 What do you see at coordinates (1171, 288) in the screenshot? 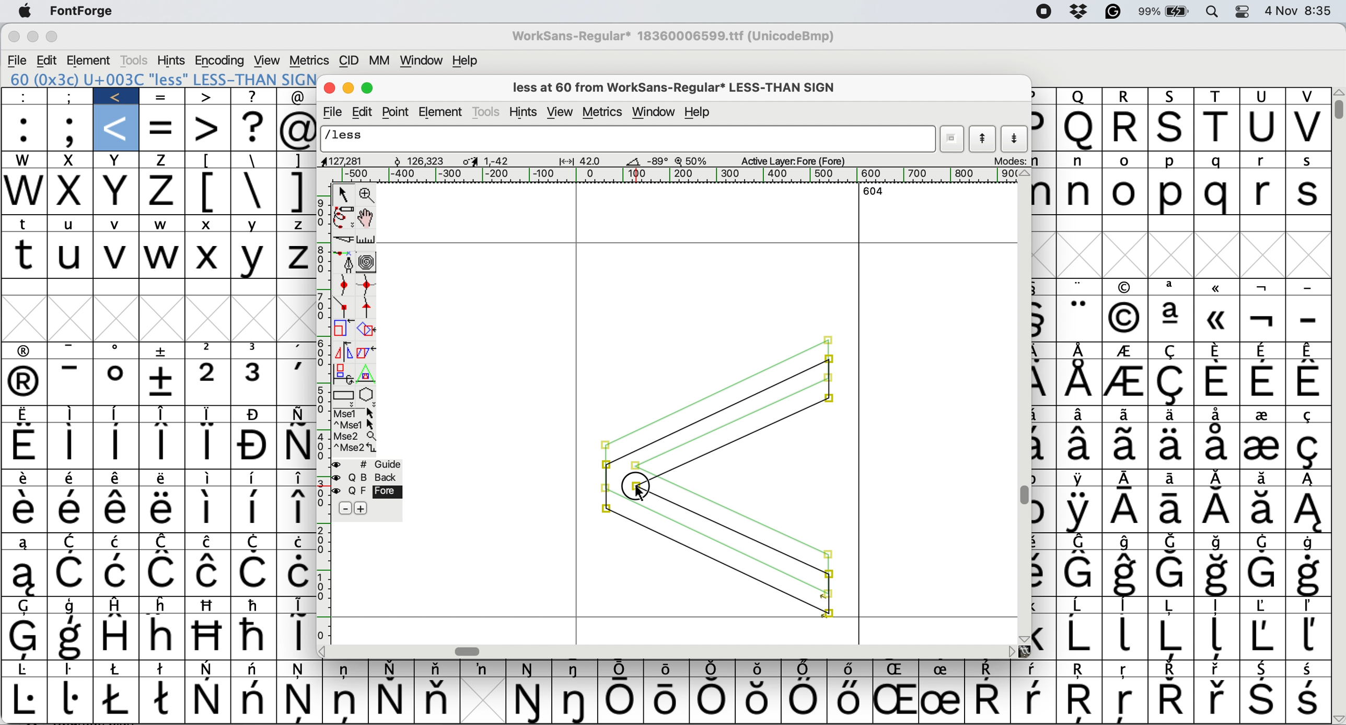
I see `Symbol` at bounding box center [1171, 288].